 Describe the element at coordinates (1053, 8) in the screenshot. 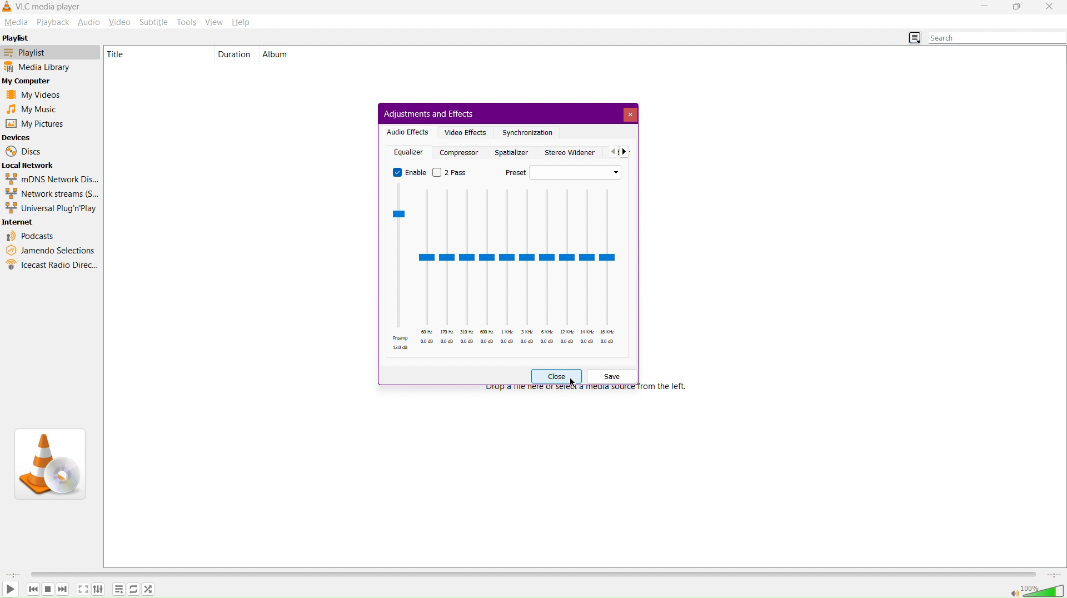

I see `Close` at that location.